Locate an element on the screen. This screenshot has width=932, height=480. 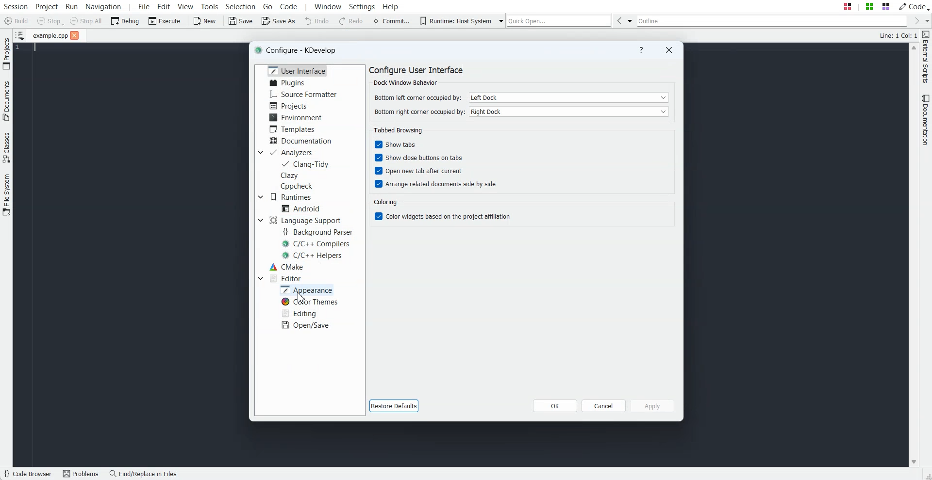
Drop down box is located at coordinates (259, 221).